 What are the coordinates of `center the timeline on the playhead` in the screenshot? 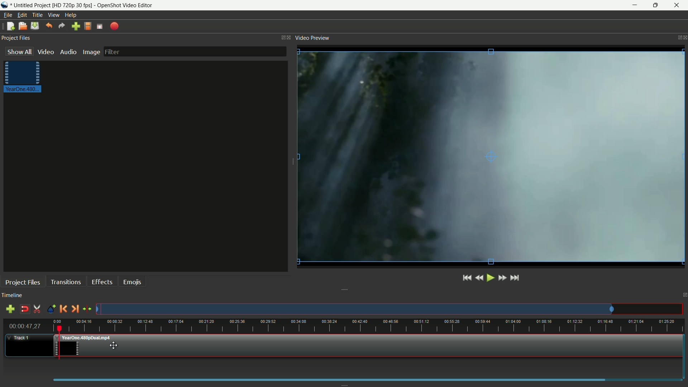 It's located at (87, 309).